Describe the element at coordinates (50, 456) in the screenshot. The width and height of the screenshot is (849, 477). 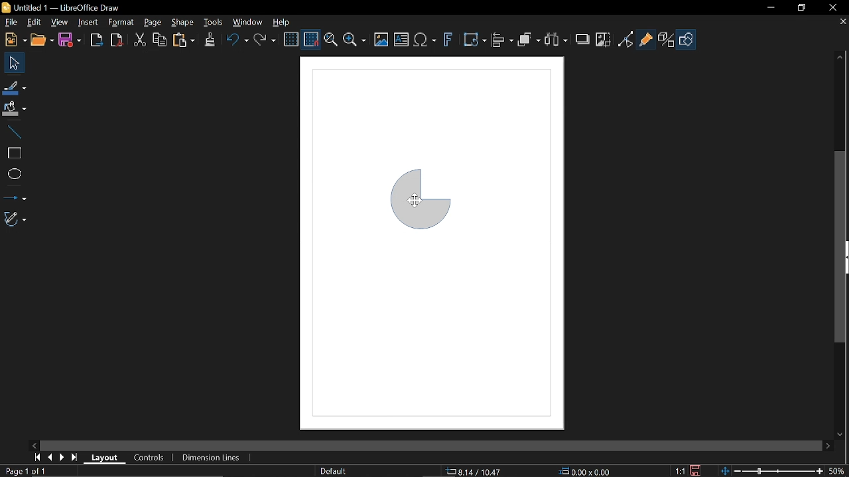
I see `Previous page` at that location.